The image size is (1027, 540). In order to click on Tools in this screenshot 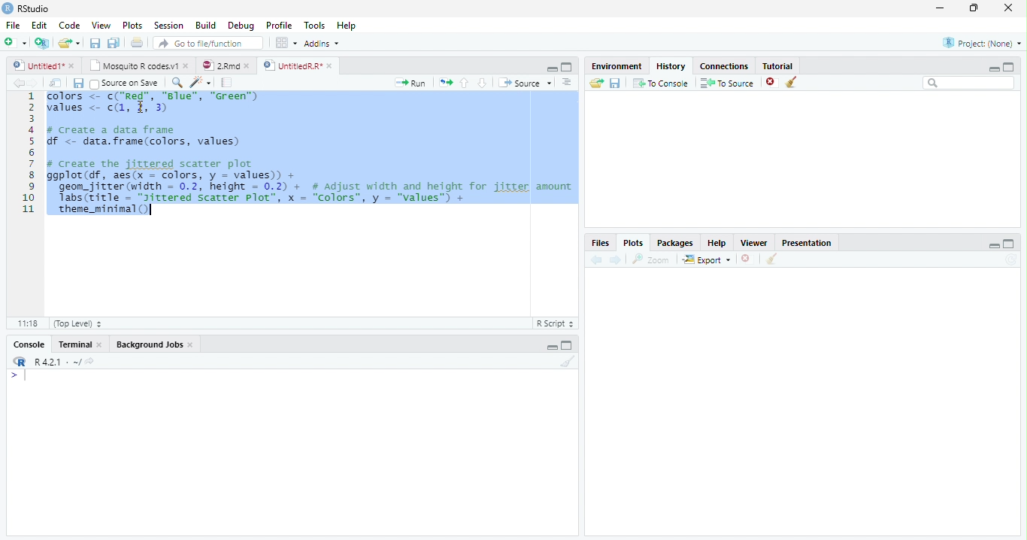, I will do `click(314, 25)`.